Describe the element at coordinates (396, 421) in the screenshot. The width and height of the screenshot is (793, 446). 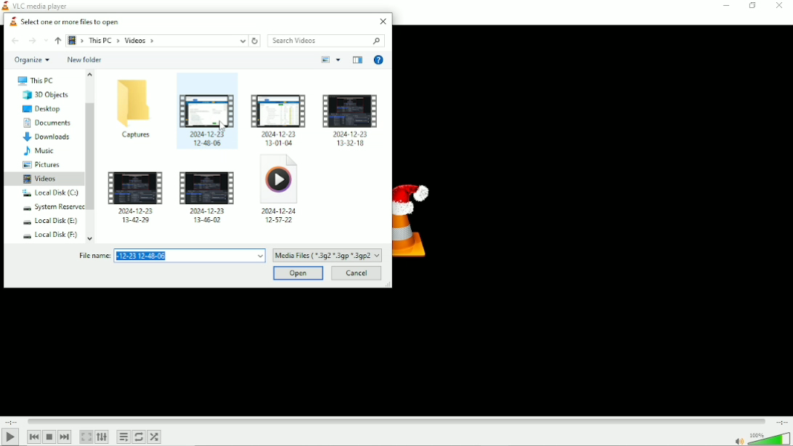
I see `Play duration` at that location.